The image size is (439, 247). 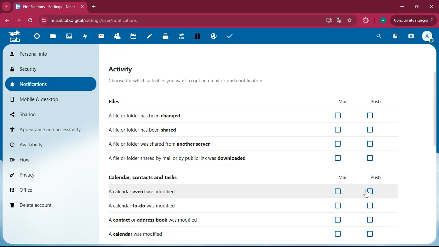 What do you see at coordinates (50, 129) in the screenshot?
I see `appearance and accessibility` at bounding box center [50, 129].